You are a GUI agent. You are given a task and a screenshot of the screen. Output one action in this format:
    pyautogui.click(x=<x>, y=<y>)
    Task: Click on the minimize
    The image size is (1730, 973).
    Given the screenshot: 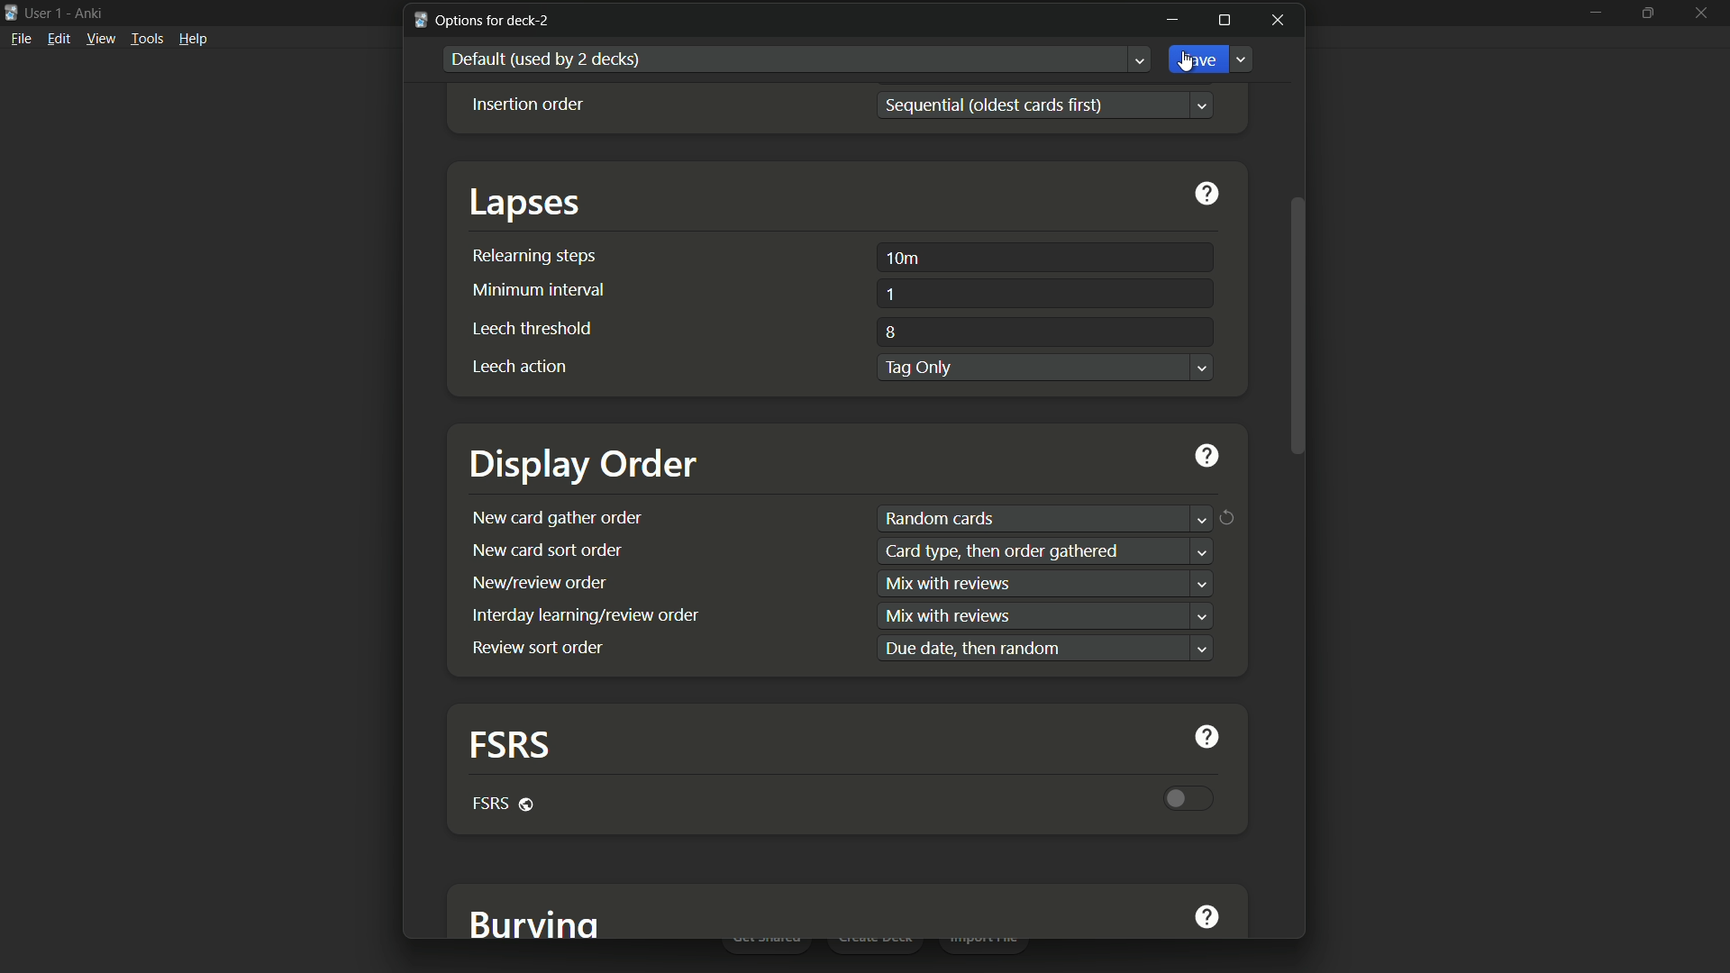 What is the action you would take?
    pyautogui.click(x=1171, y=19)
    